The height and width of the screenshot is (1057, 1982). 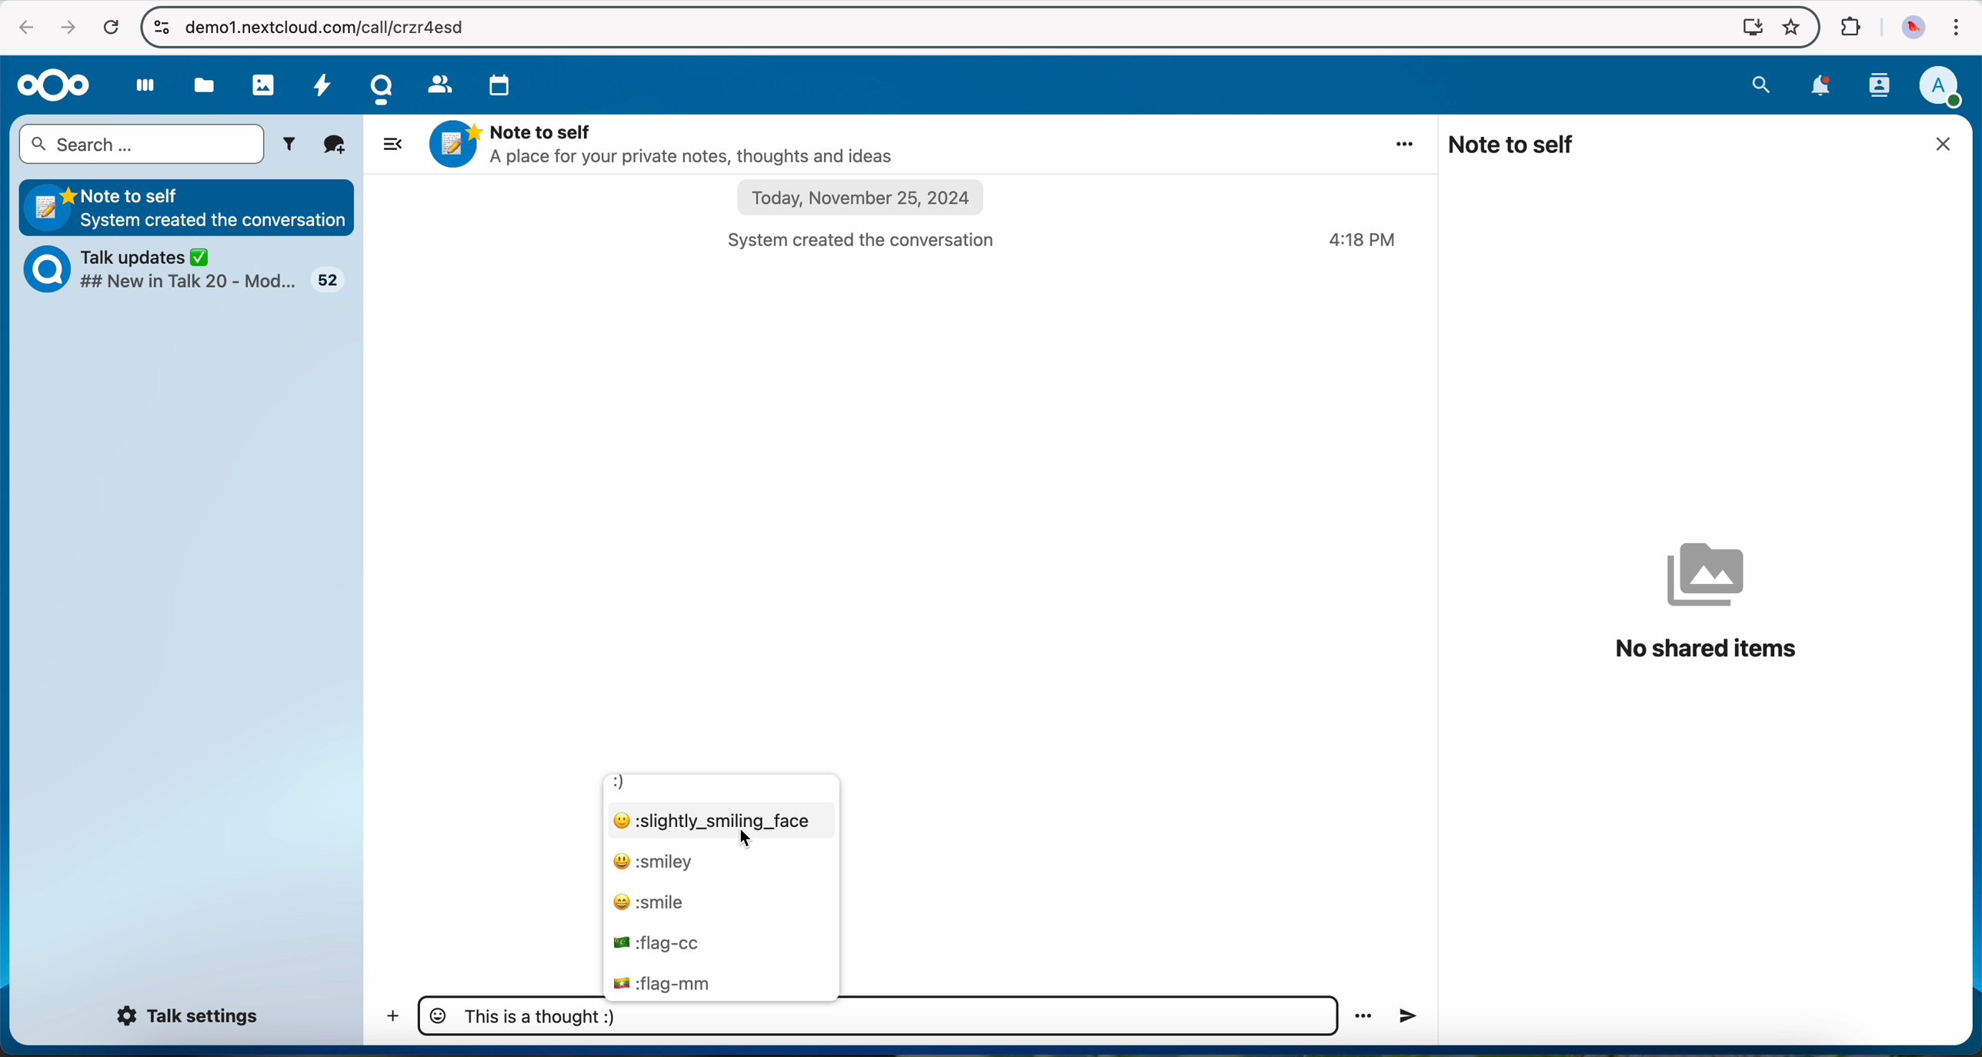 What do you see at coordinates (439, 83) in the screenshot?
I see `contacts` at bounding box center [439, 83].